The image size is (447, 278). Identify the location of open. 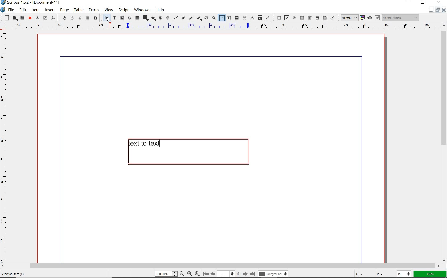
(15, 18).